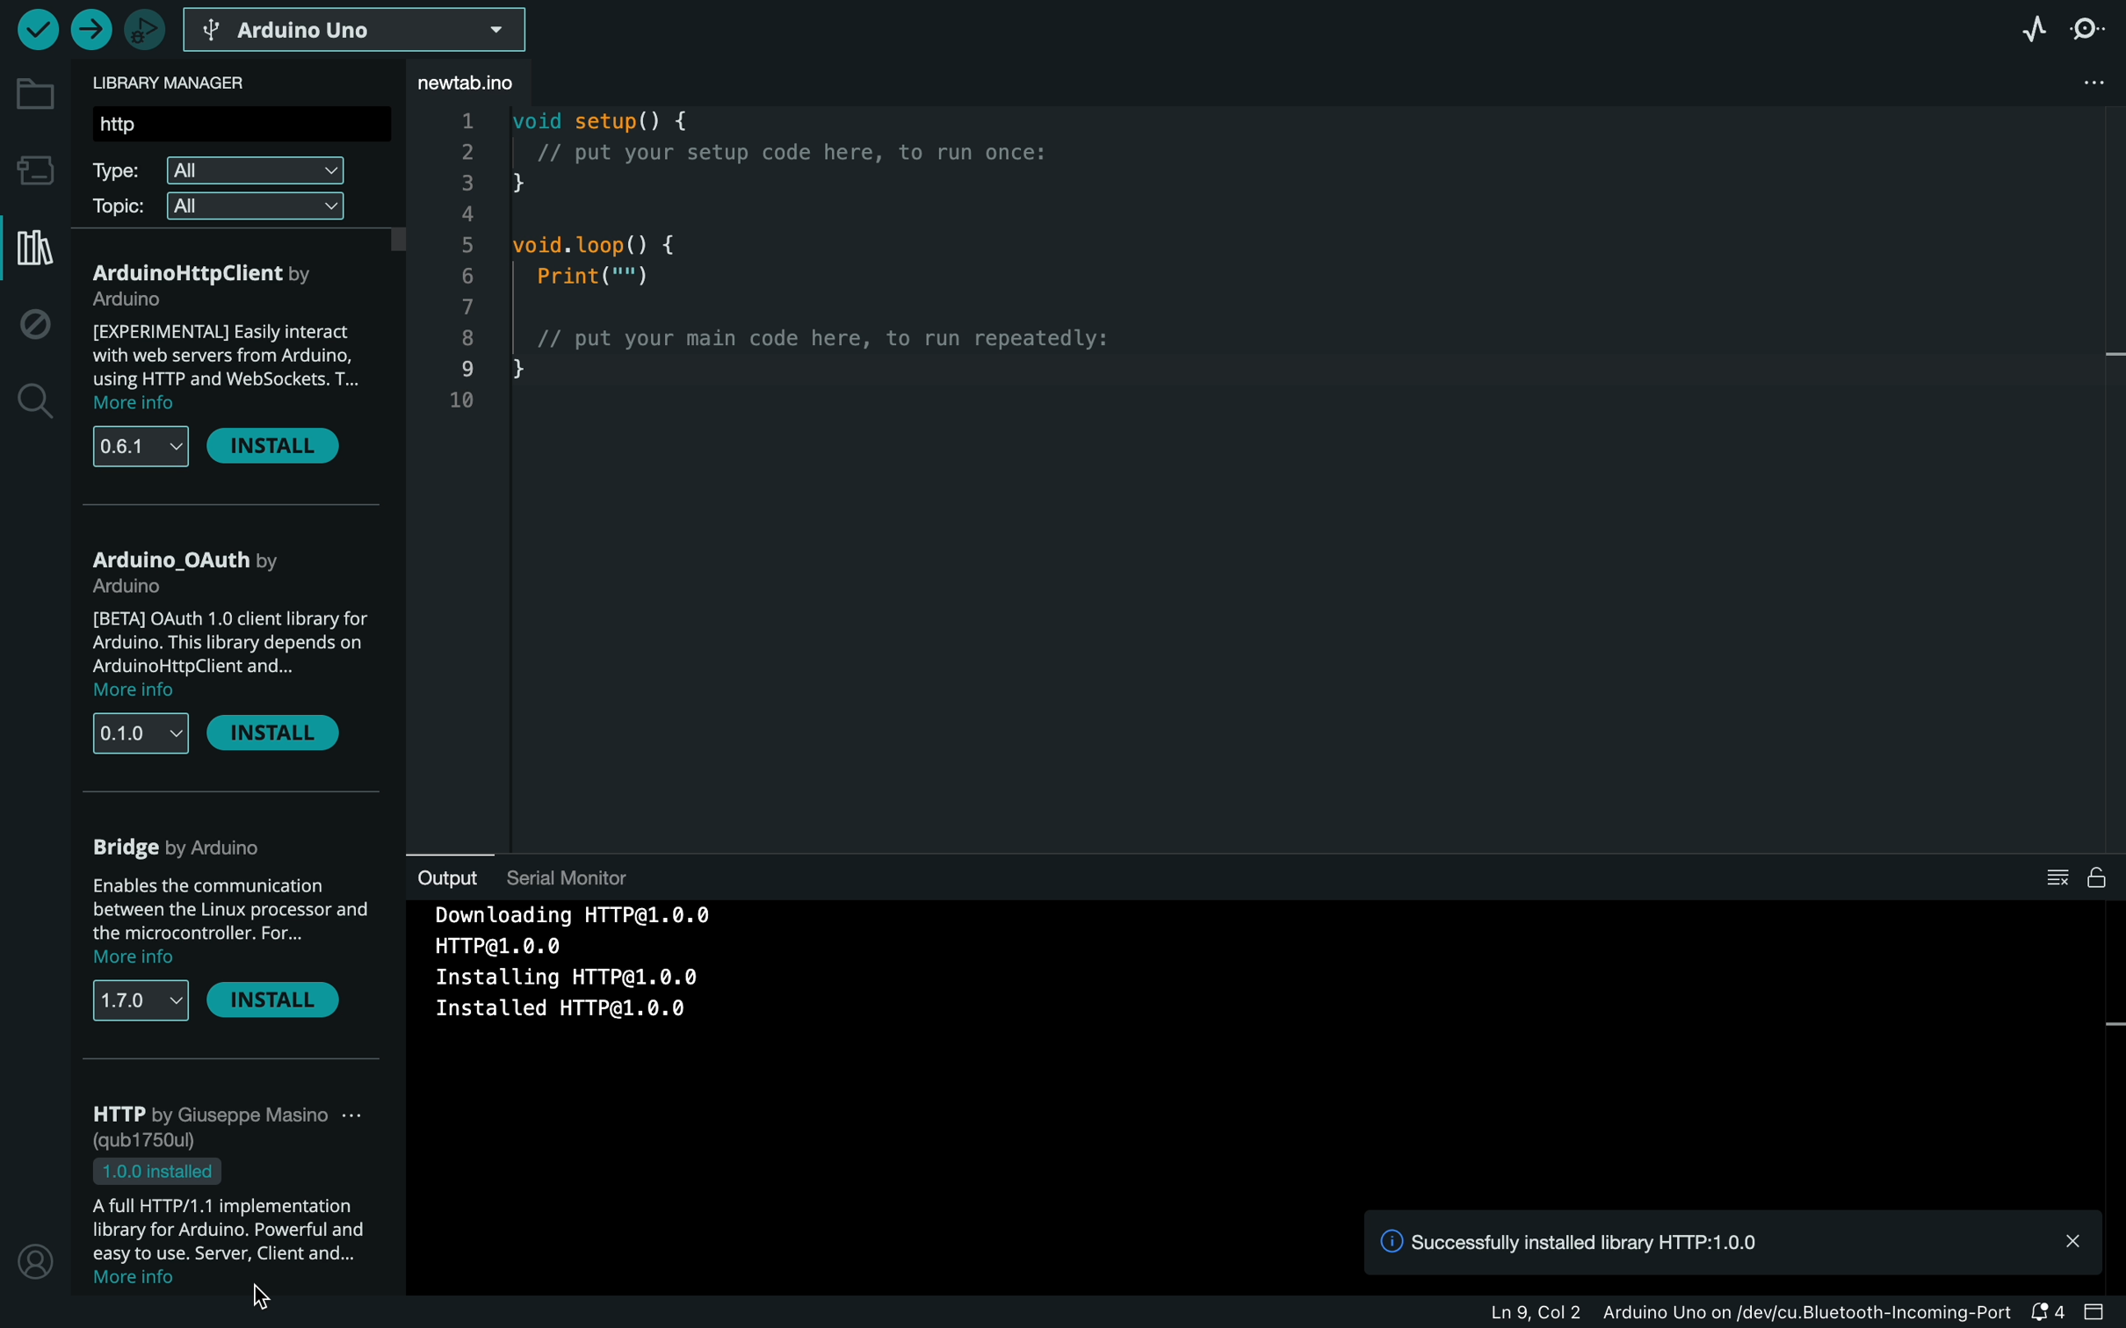  What do you see at coordinates (790, 289) in the screenshot?
I see `code` at bounding box center [790, 289].